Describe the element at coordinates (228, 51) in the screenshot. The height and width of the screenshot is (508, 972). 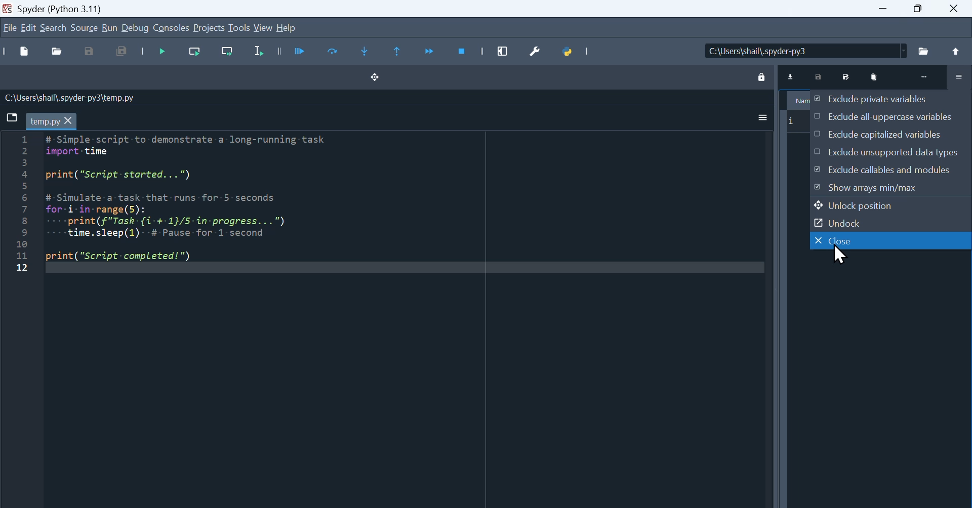
I see `Run current line and go to the next one` at that location.